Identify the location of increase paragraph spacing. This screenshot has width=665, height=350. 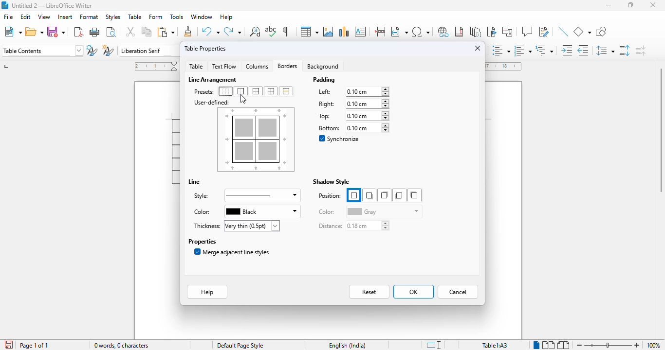
(624, 51).